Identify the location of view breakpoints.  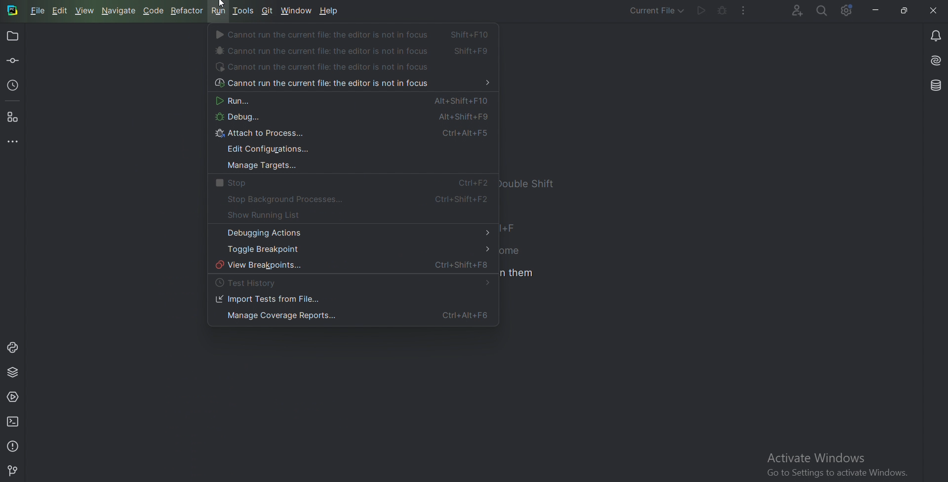
(353, 266).